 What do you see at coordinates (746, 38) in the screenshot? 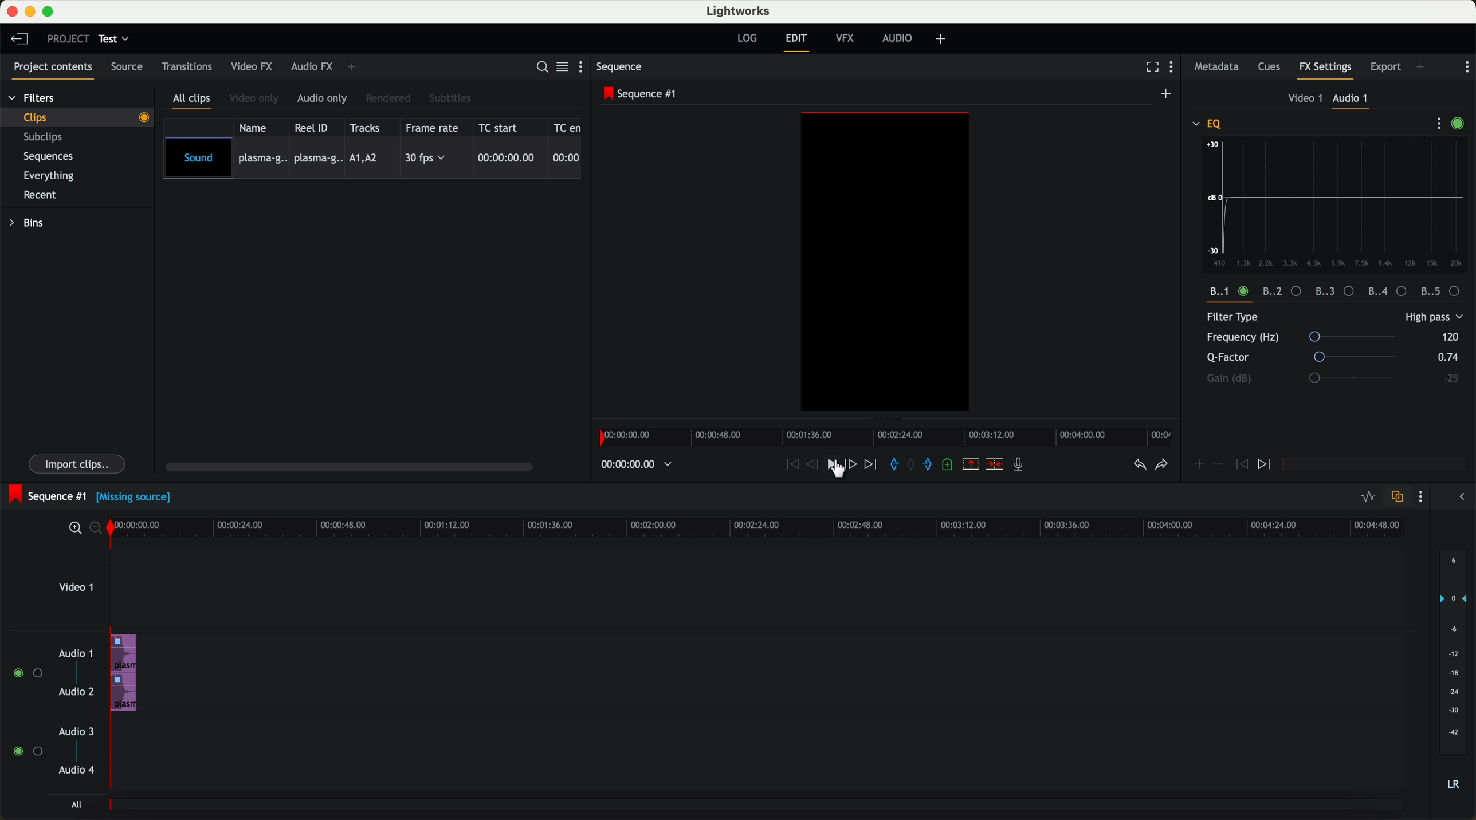
I see `log` at bounding box center [746, 38].